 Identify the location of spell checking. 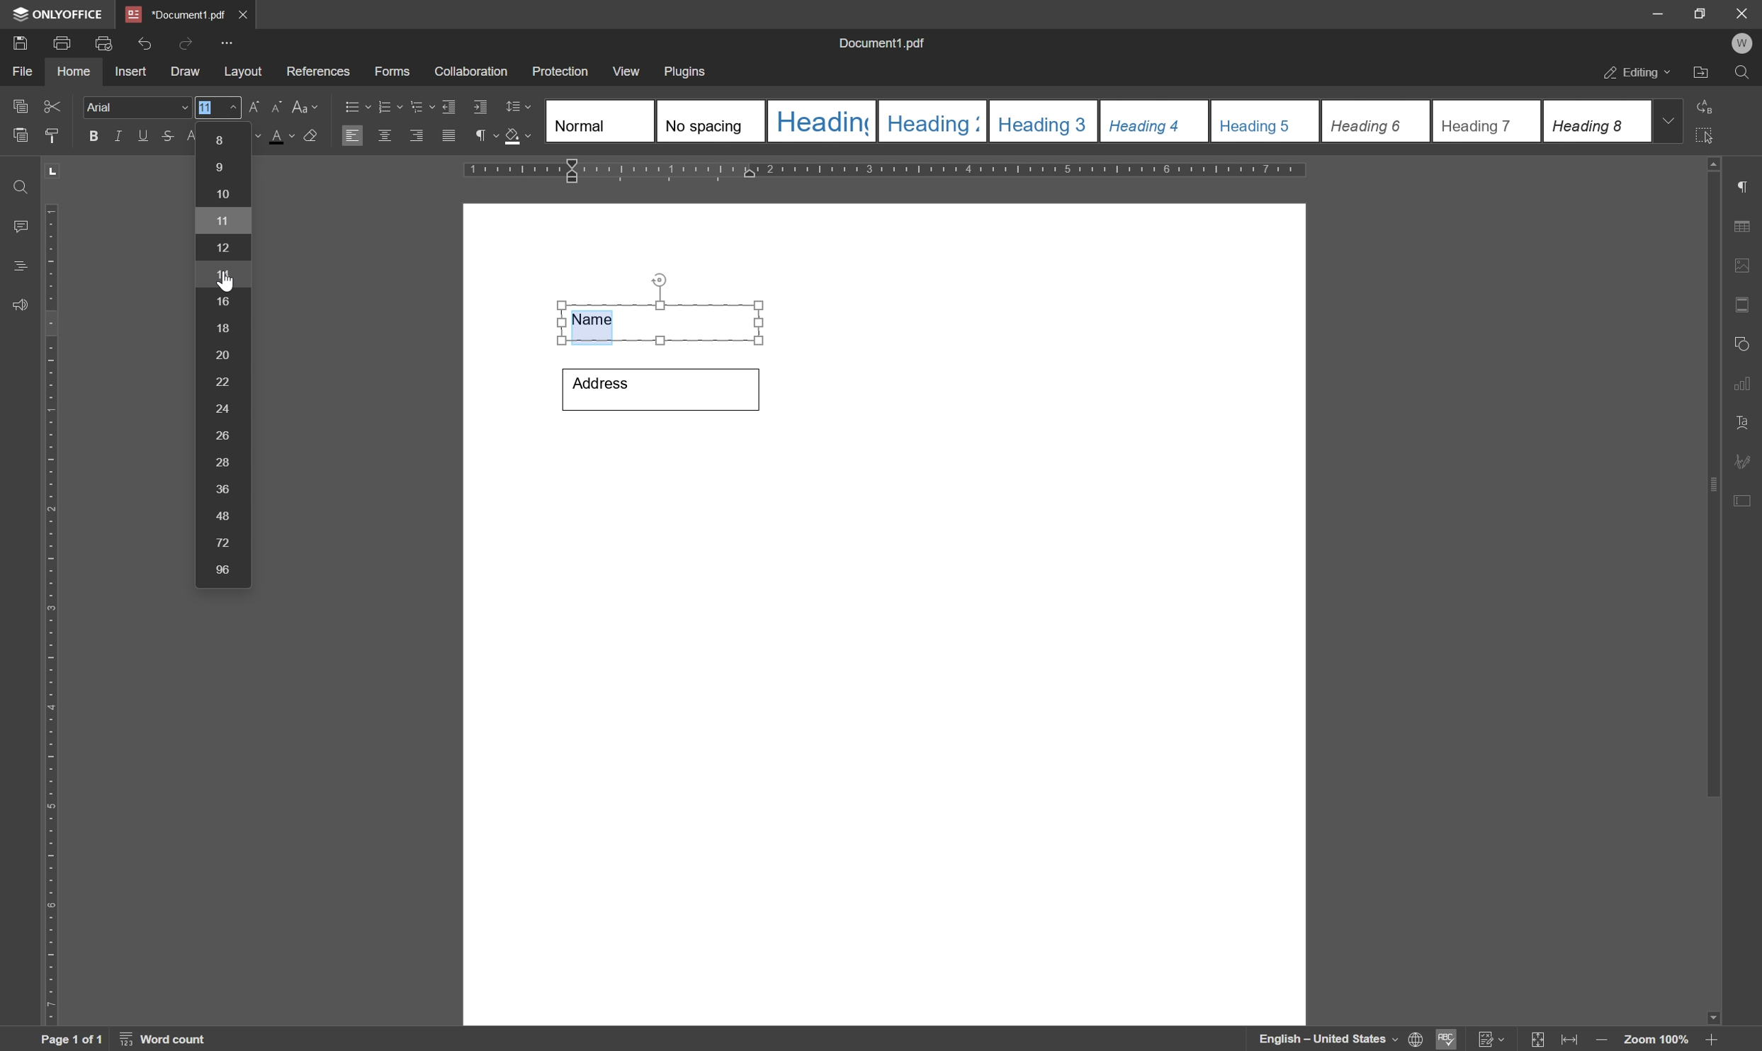
(1447, 1039).